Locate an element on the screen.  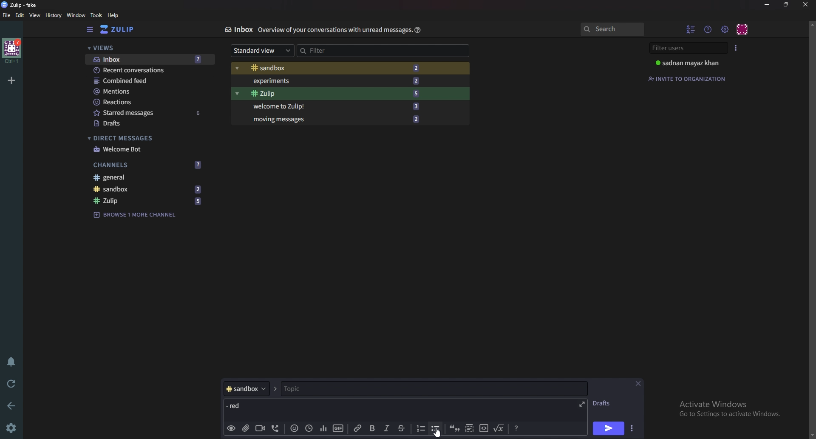
Numbered list is located at coordinates (420, 428).